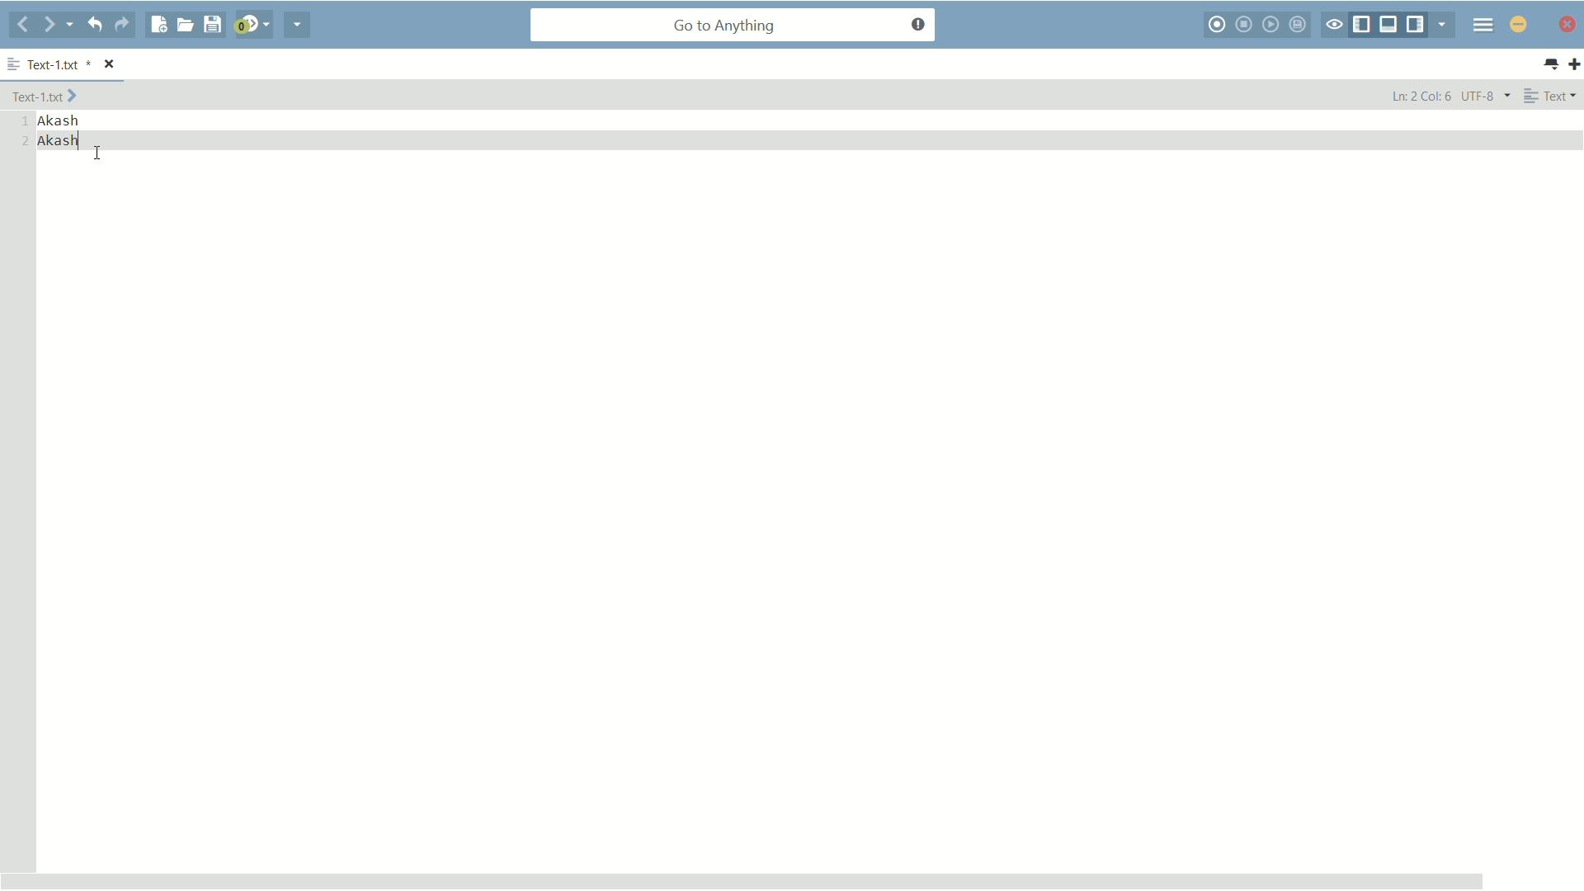  What do you see at coordinates (1271, 24) in the screenshot?
I see `play last macro` at bounding box center [1271, 24].